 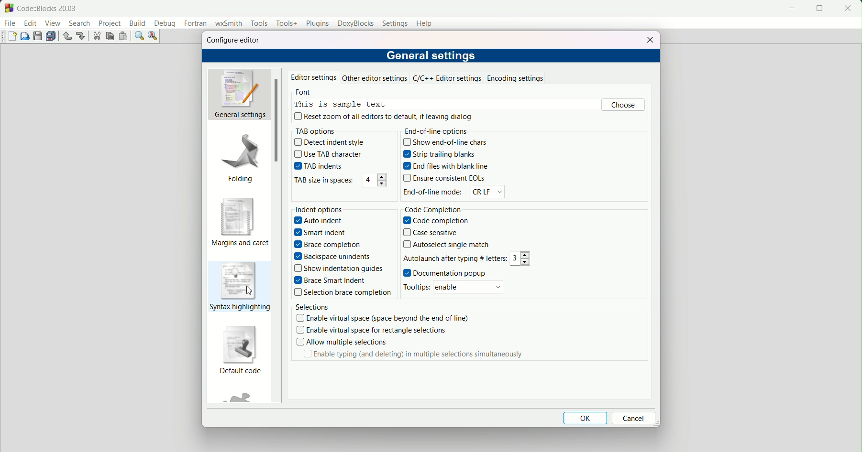 I want to click on redo, so click(x=80, y=35).